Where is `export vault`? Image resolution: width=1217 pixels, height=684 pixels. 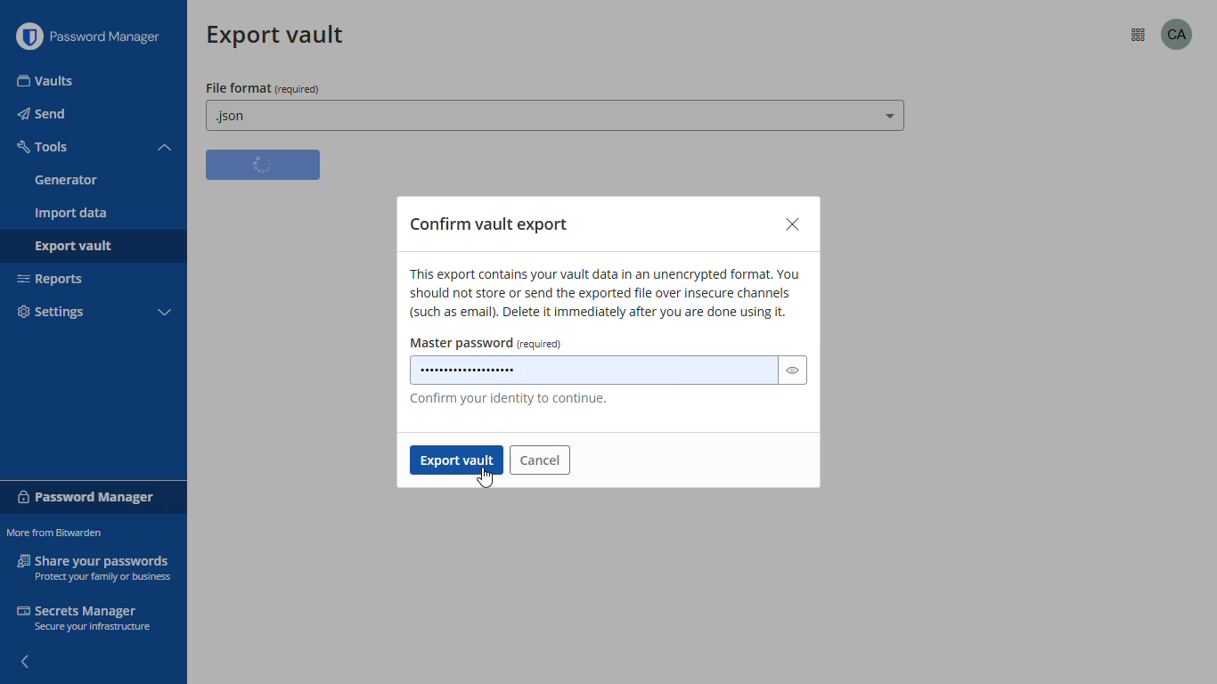
export vault is located at coordinates (278, 37).